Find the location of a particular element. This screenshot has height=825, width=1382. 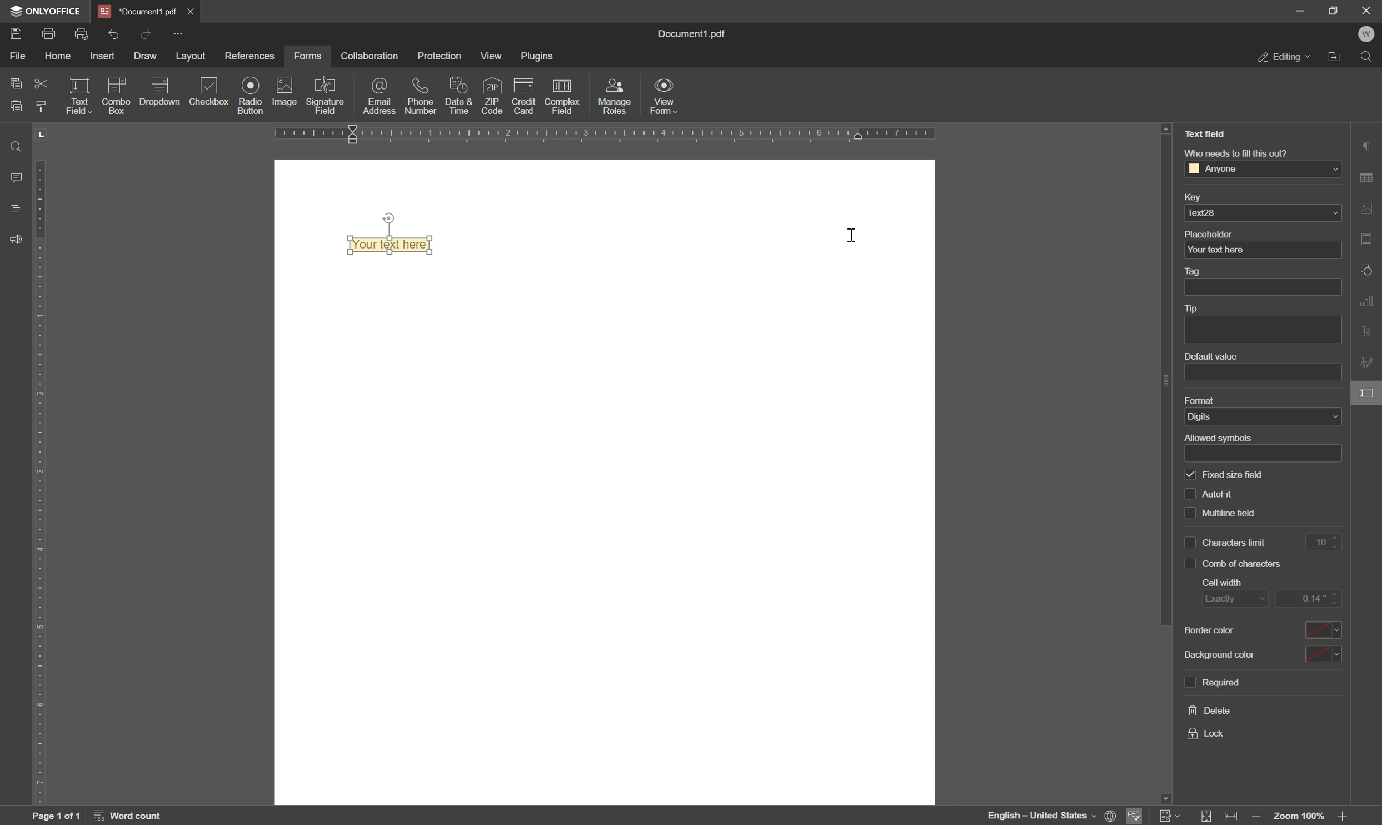

protection is located at coordinates (442, 57).